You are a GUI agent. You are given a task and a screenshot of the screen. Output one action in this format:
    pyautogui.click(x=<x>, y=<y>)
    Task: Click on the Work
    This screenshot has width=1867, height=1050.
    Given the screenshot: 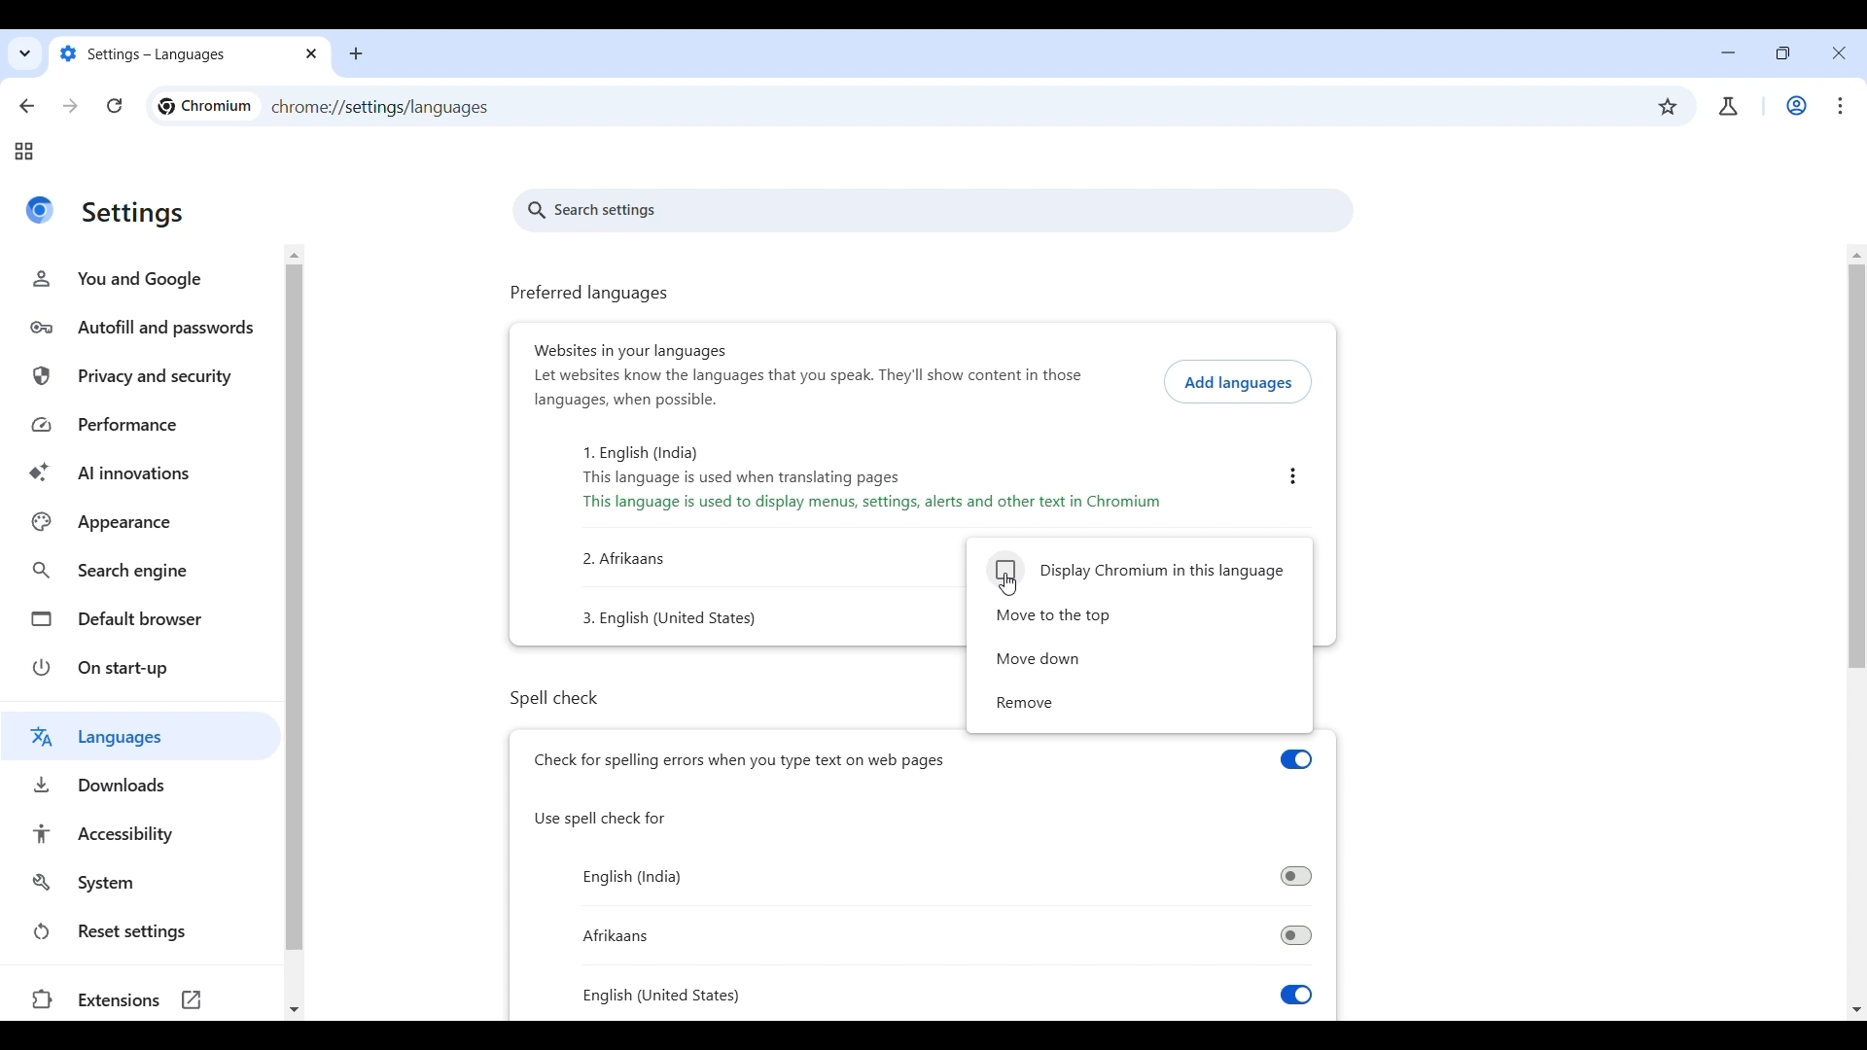 What is the action you would take?
    pyautogui.click(x=1796, y=105)
    